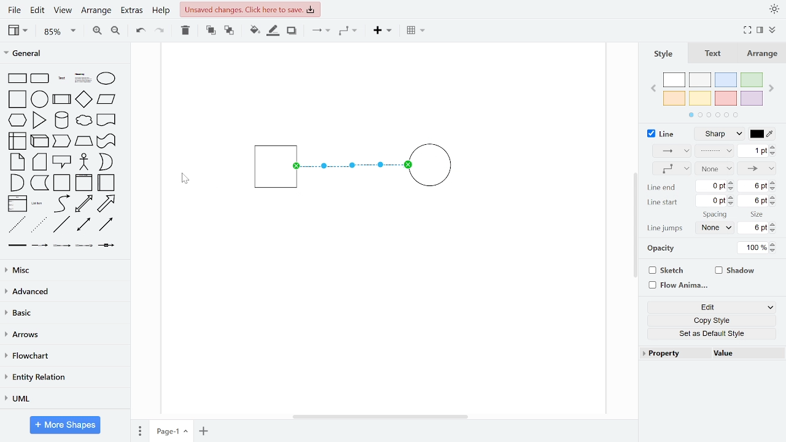  I want to click on list item, so click(37, 203).